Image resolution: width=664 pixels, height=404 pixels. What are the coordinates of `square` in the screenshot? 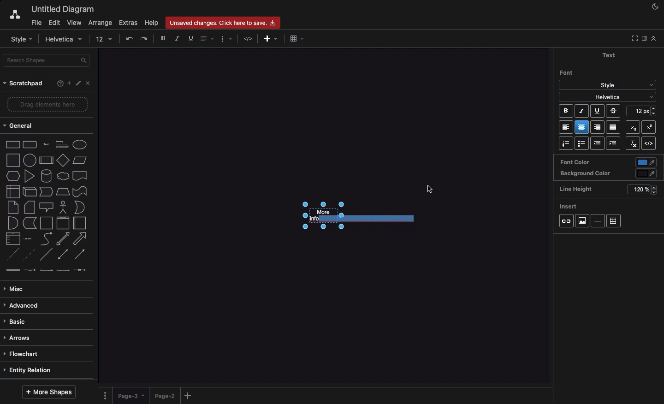 It's located at (13, 160).